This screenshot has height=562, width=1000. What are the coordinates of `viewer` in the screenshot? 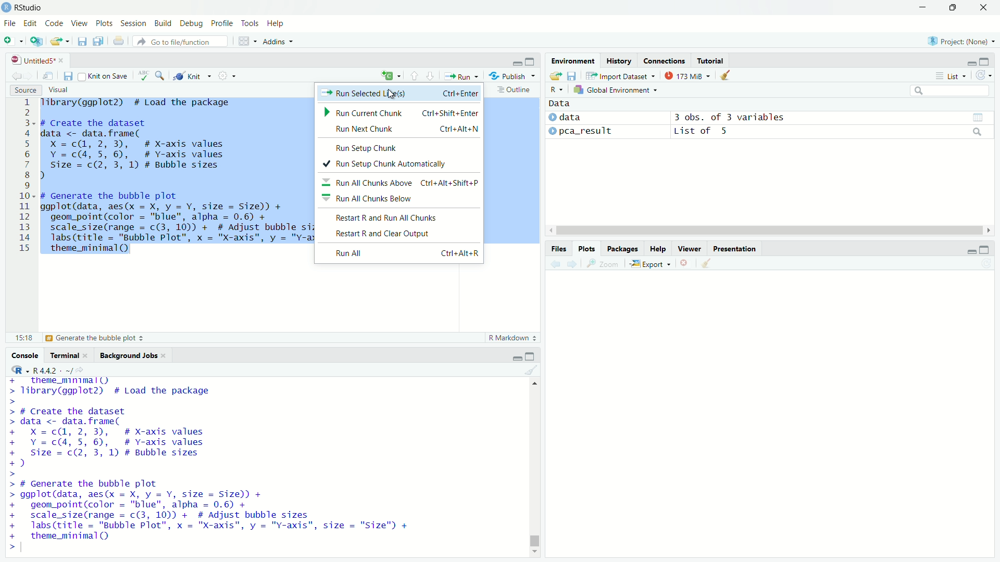 It's located at (690, 249).